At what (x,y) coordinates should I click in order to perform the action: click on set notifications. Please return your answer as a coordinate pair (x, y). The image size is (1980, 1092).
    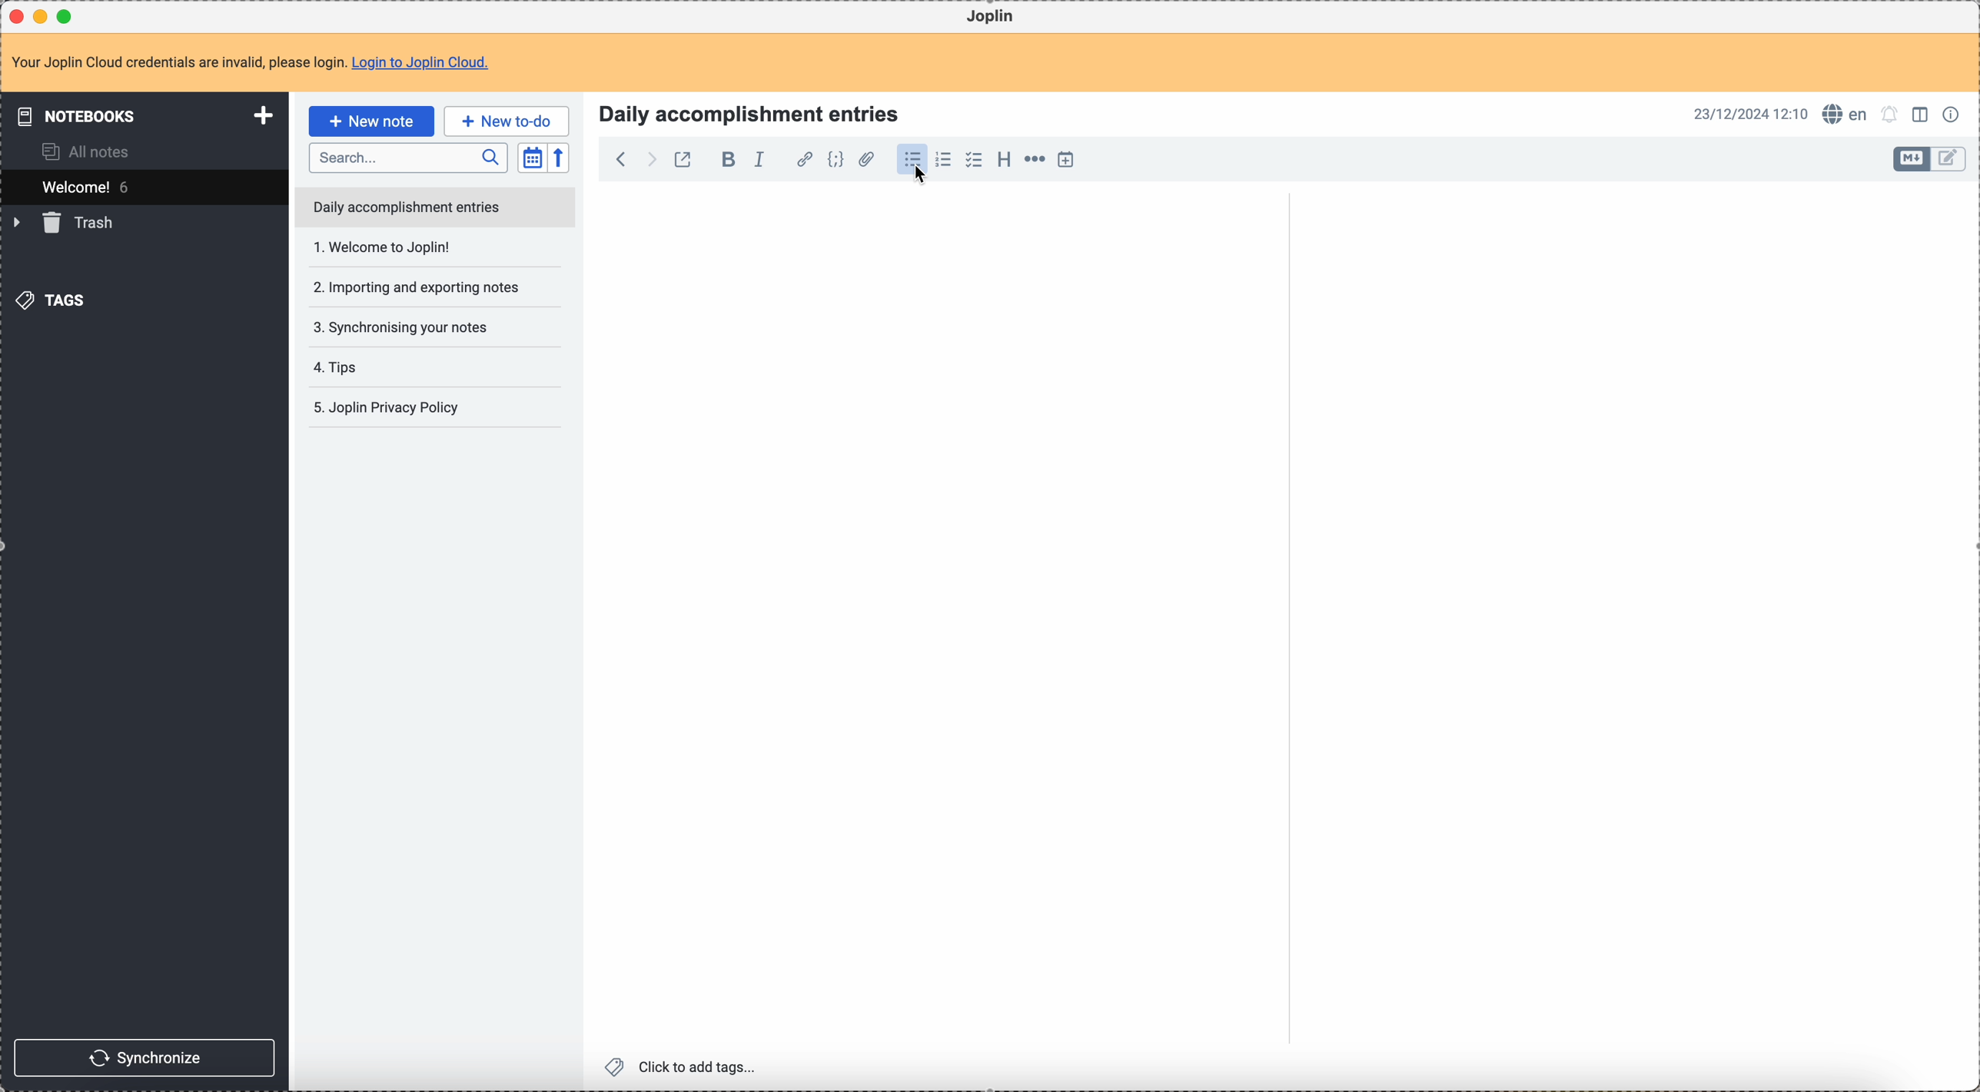
    Looking at the image, I should click on (1891, 115).